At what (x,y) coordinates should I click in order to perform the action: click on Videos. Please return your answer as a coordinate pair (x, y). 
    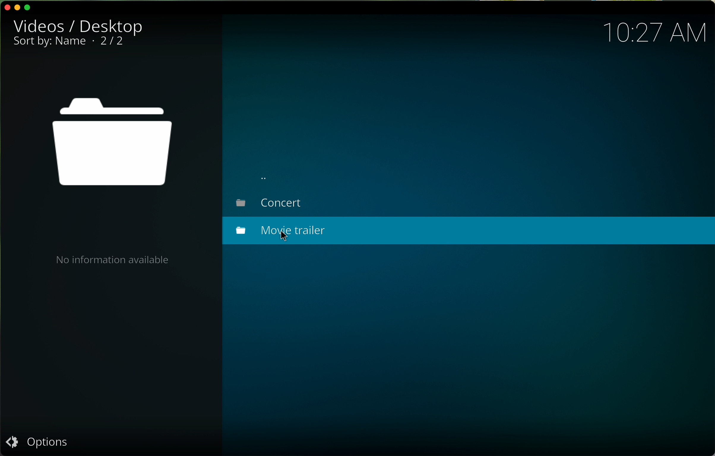
    Looking at the image, I should click on (41, 24).